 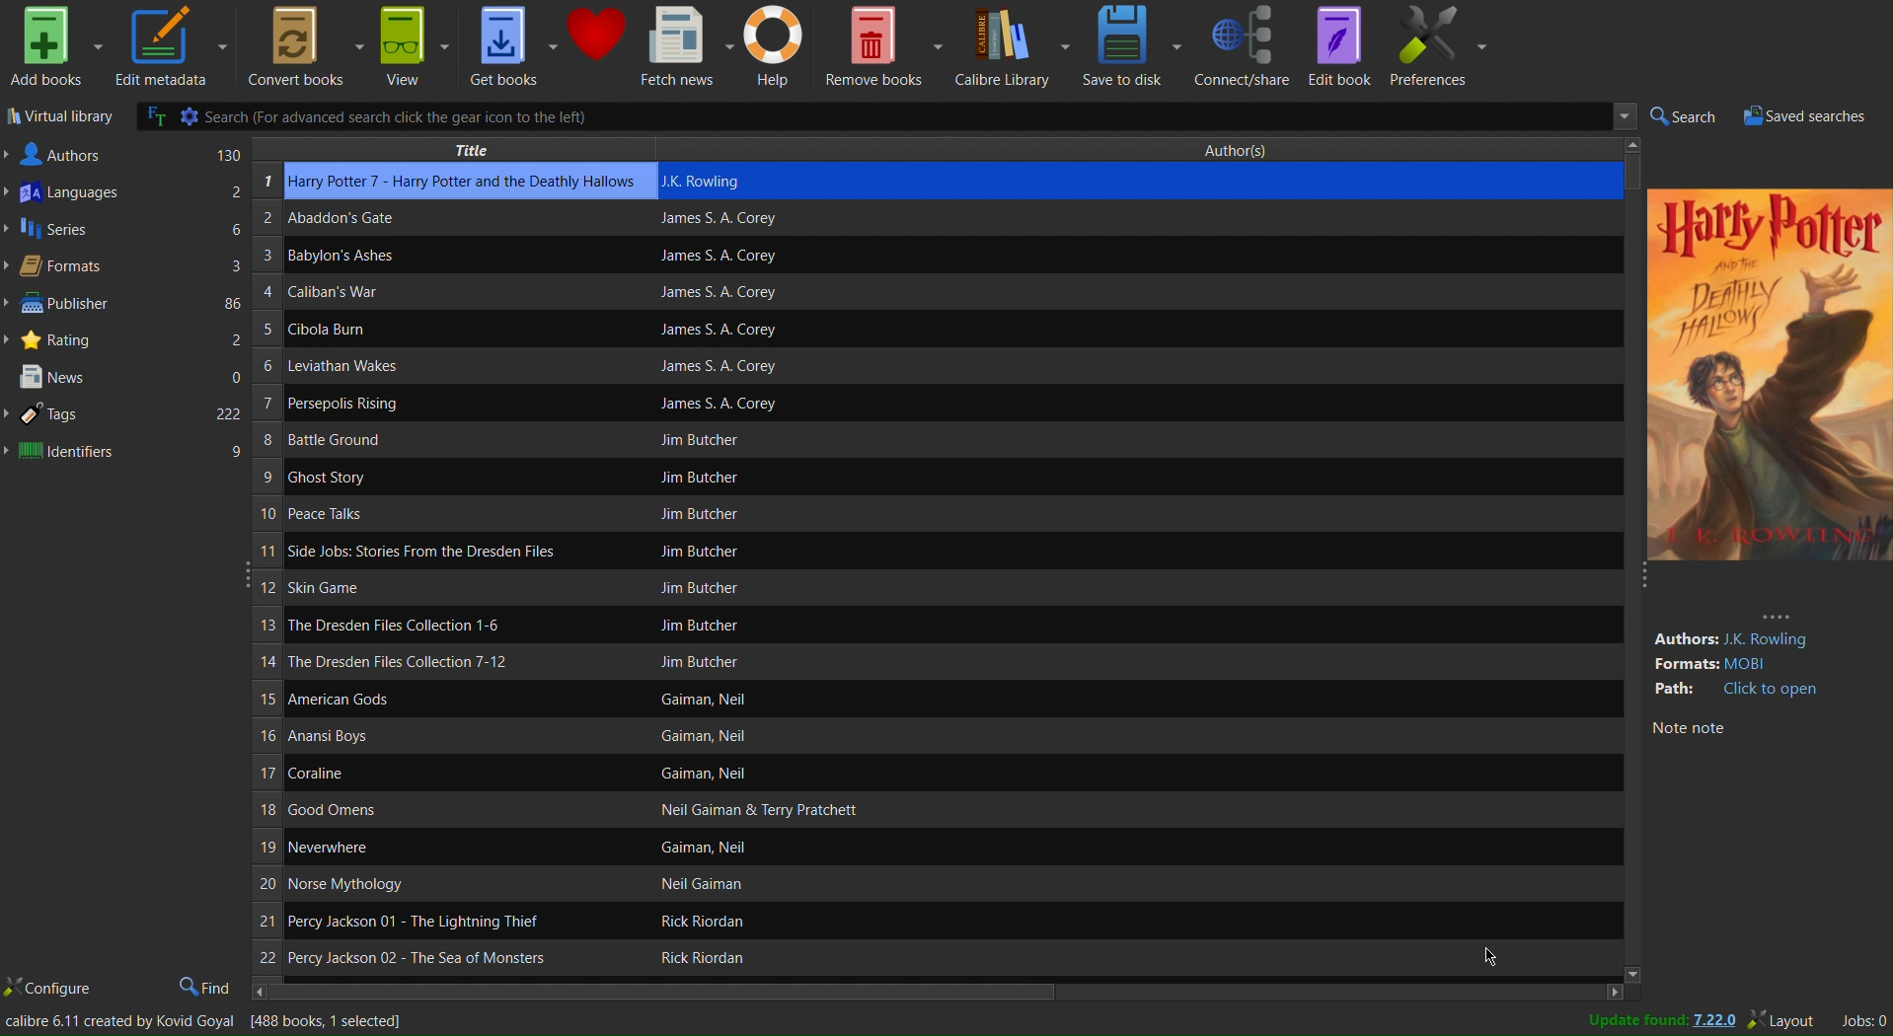 What do you see at coordinates (1750, 731) in the screenshot?
I see `note` at bounding box center [1750, 731].